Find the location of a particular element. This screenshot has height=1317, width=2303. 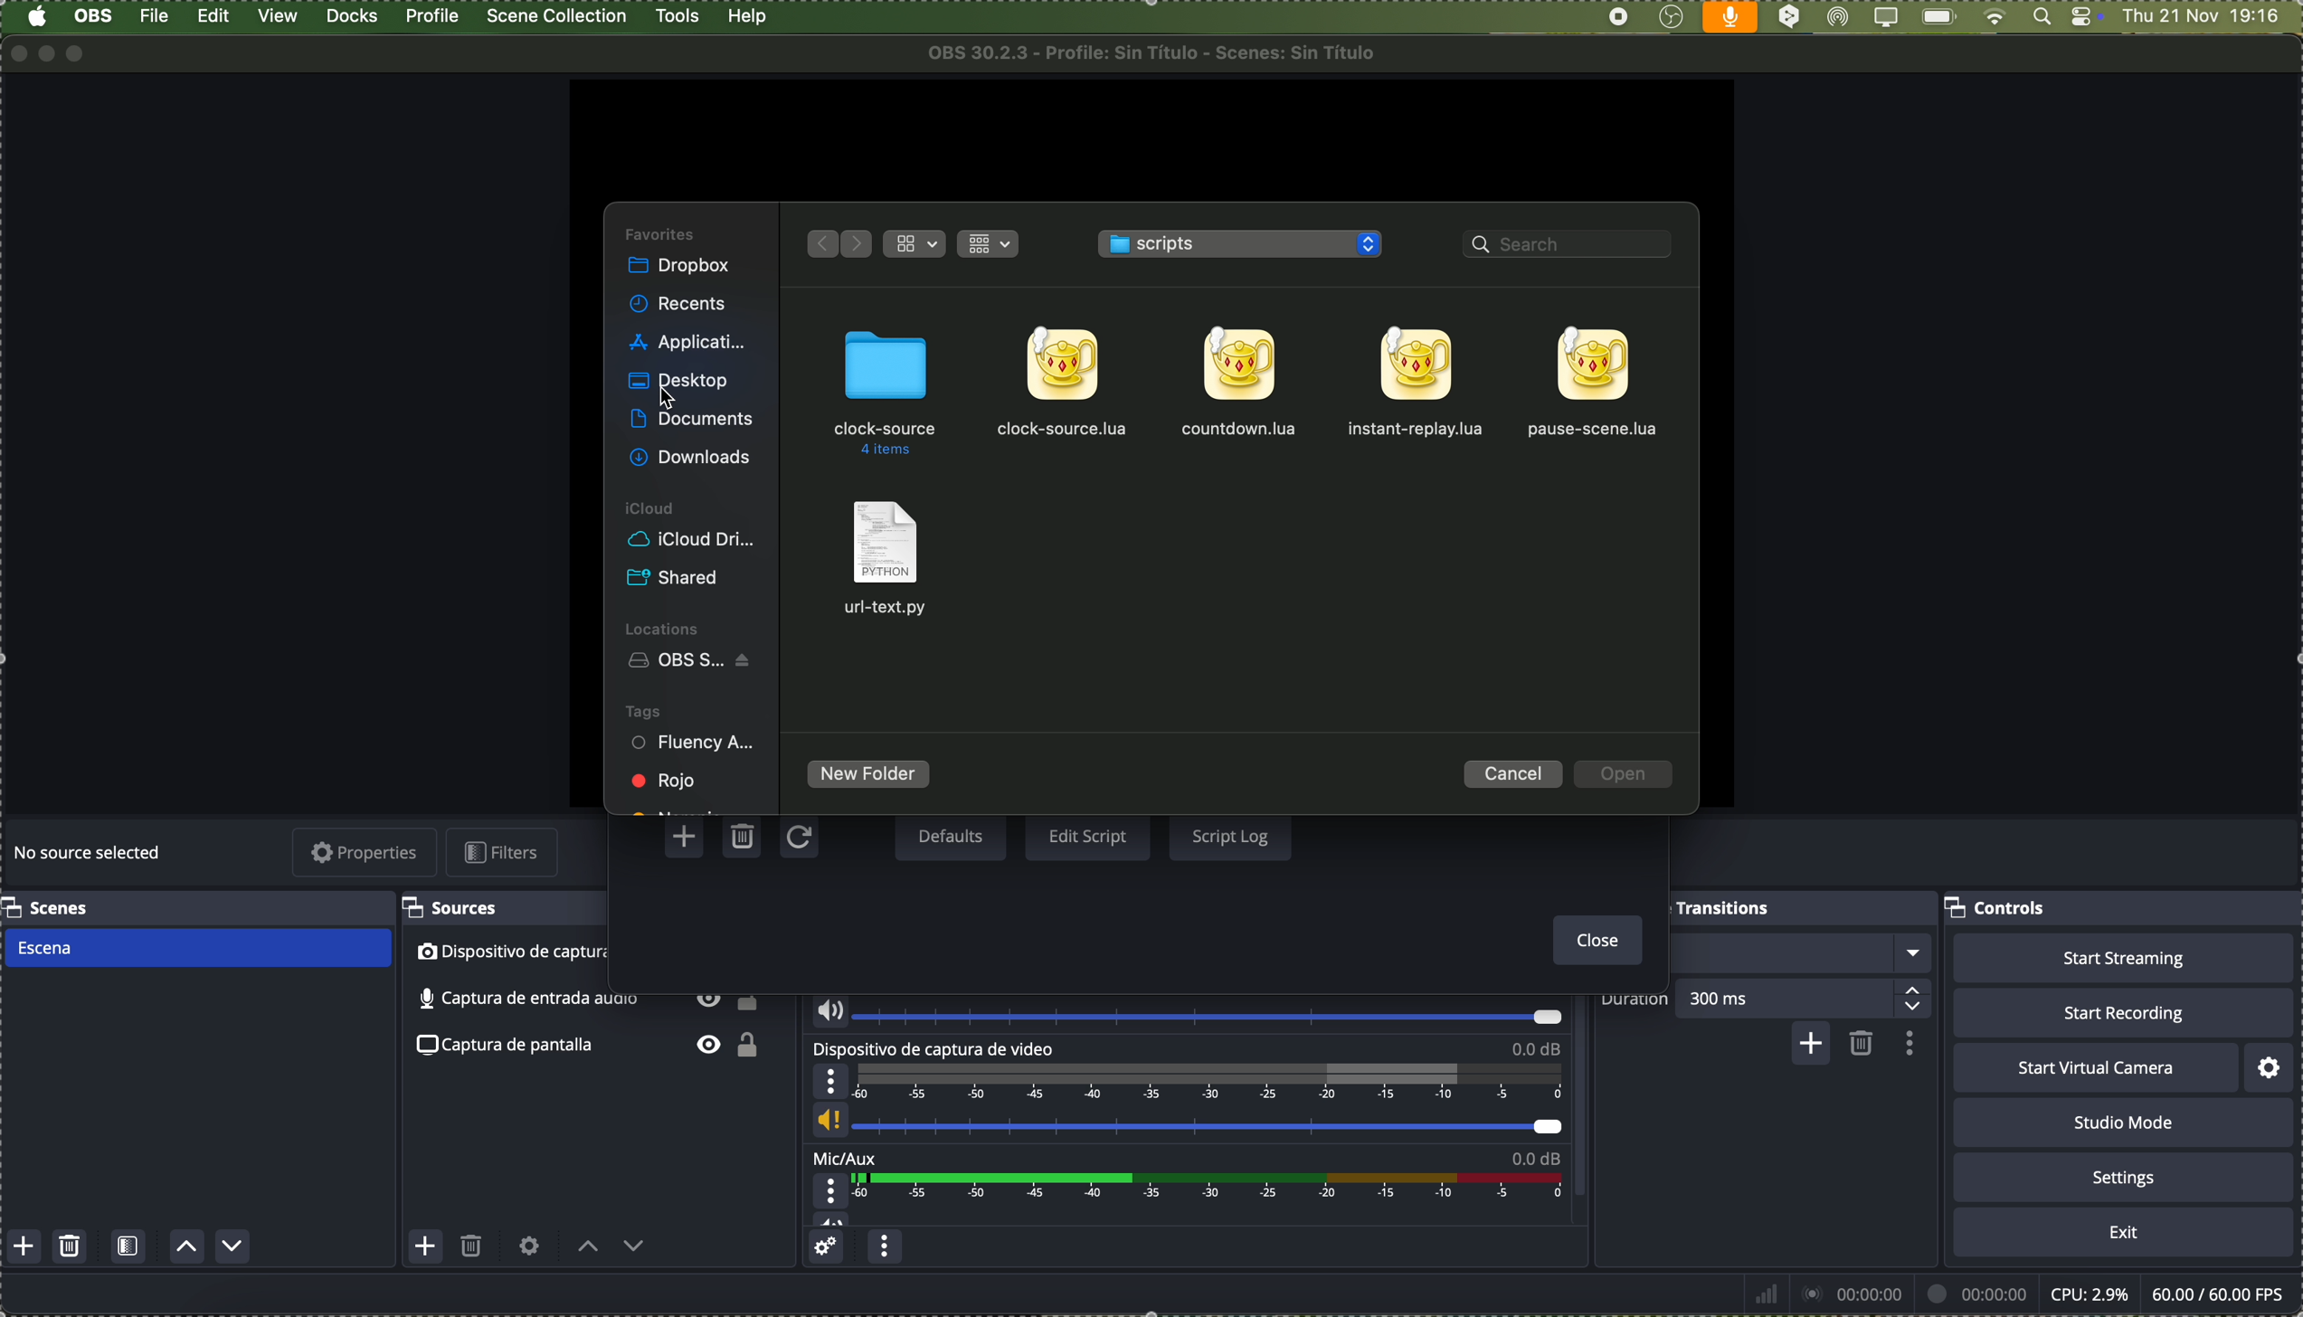

Apple icon is located at coordinates (36, 17).